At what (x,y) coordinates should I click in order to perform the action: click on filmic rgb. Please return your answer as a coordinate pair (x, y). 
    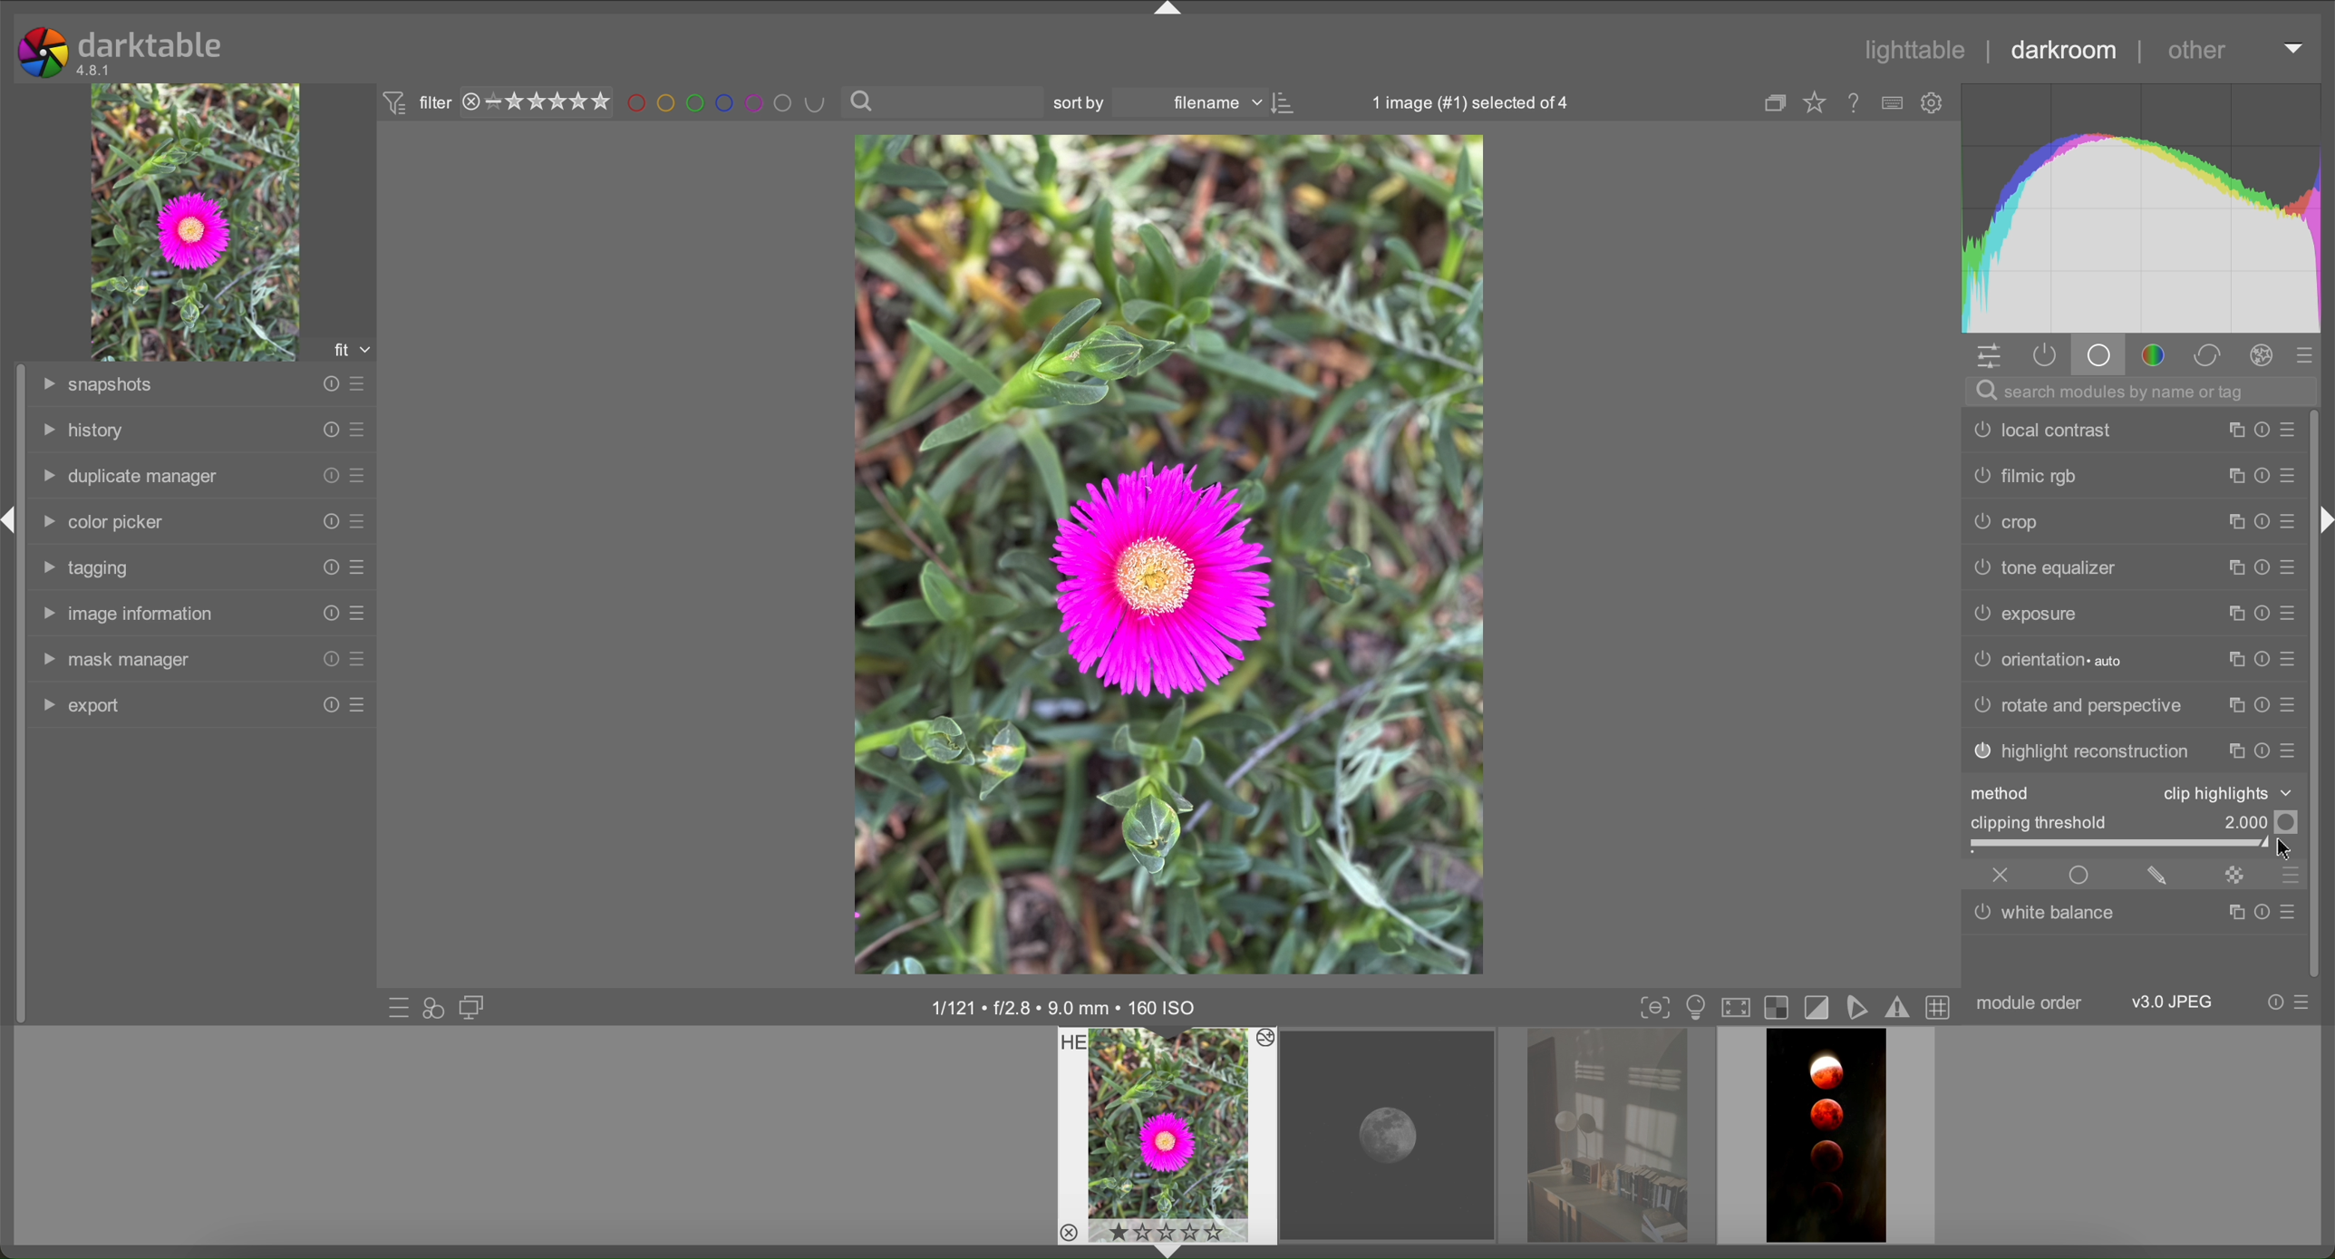
    Looking at the image, I should click on (2025, 477).